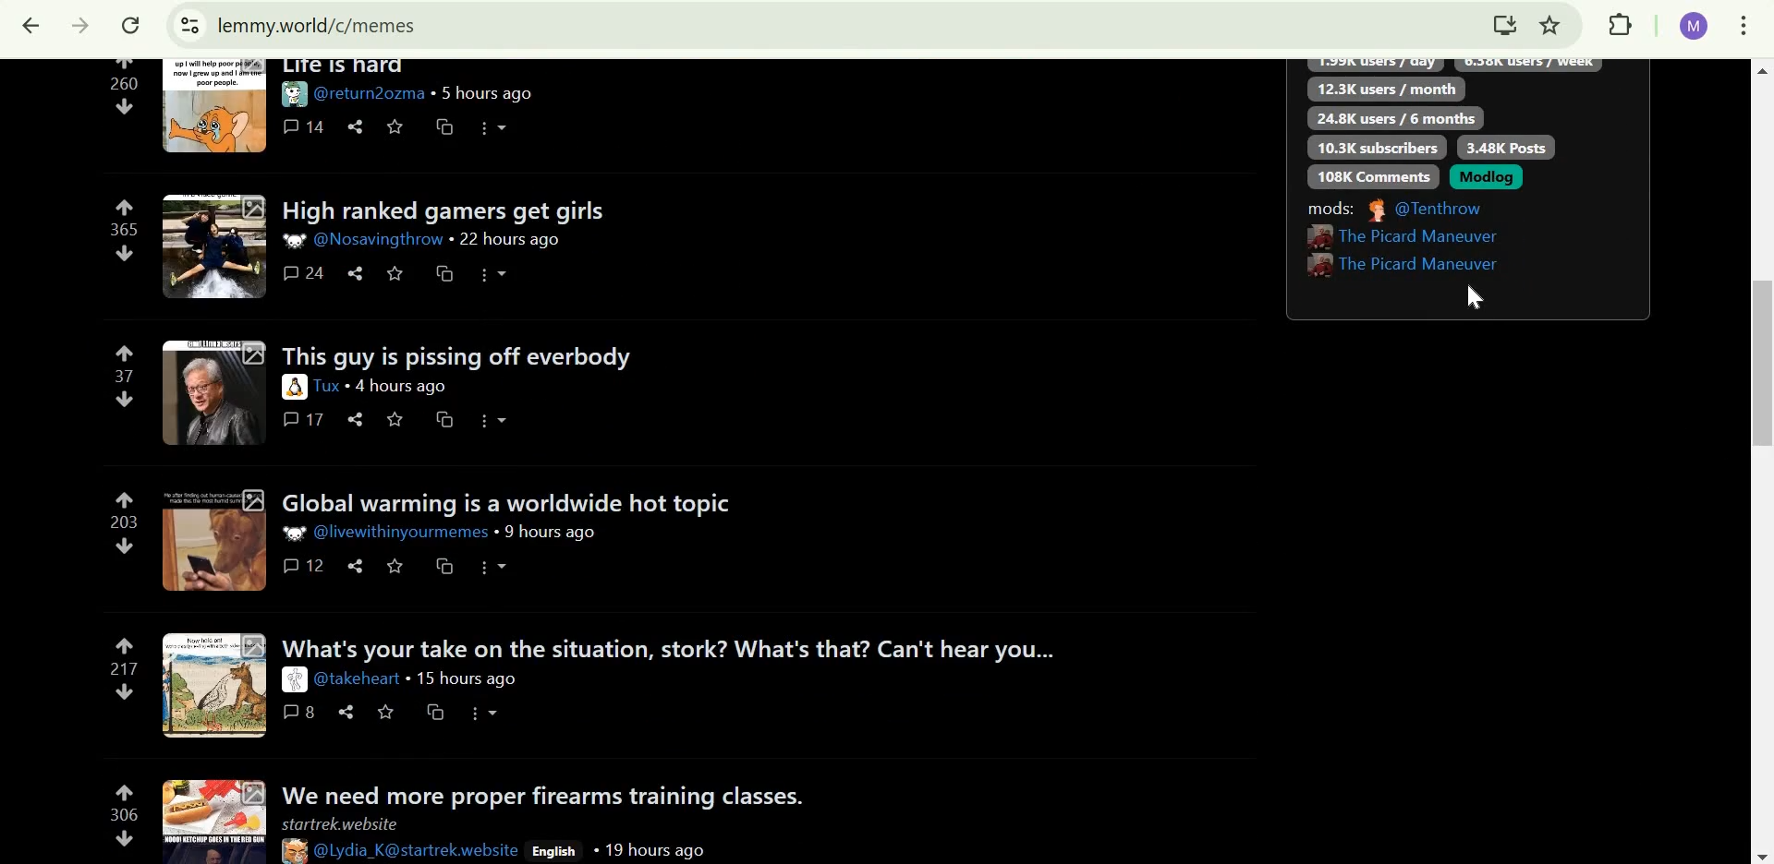 Image resolution: width=1774 pixels, height=864 pixels. Describe the element at coordinates (126, 668) in the screenshot. I see `217 points` at that location.